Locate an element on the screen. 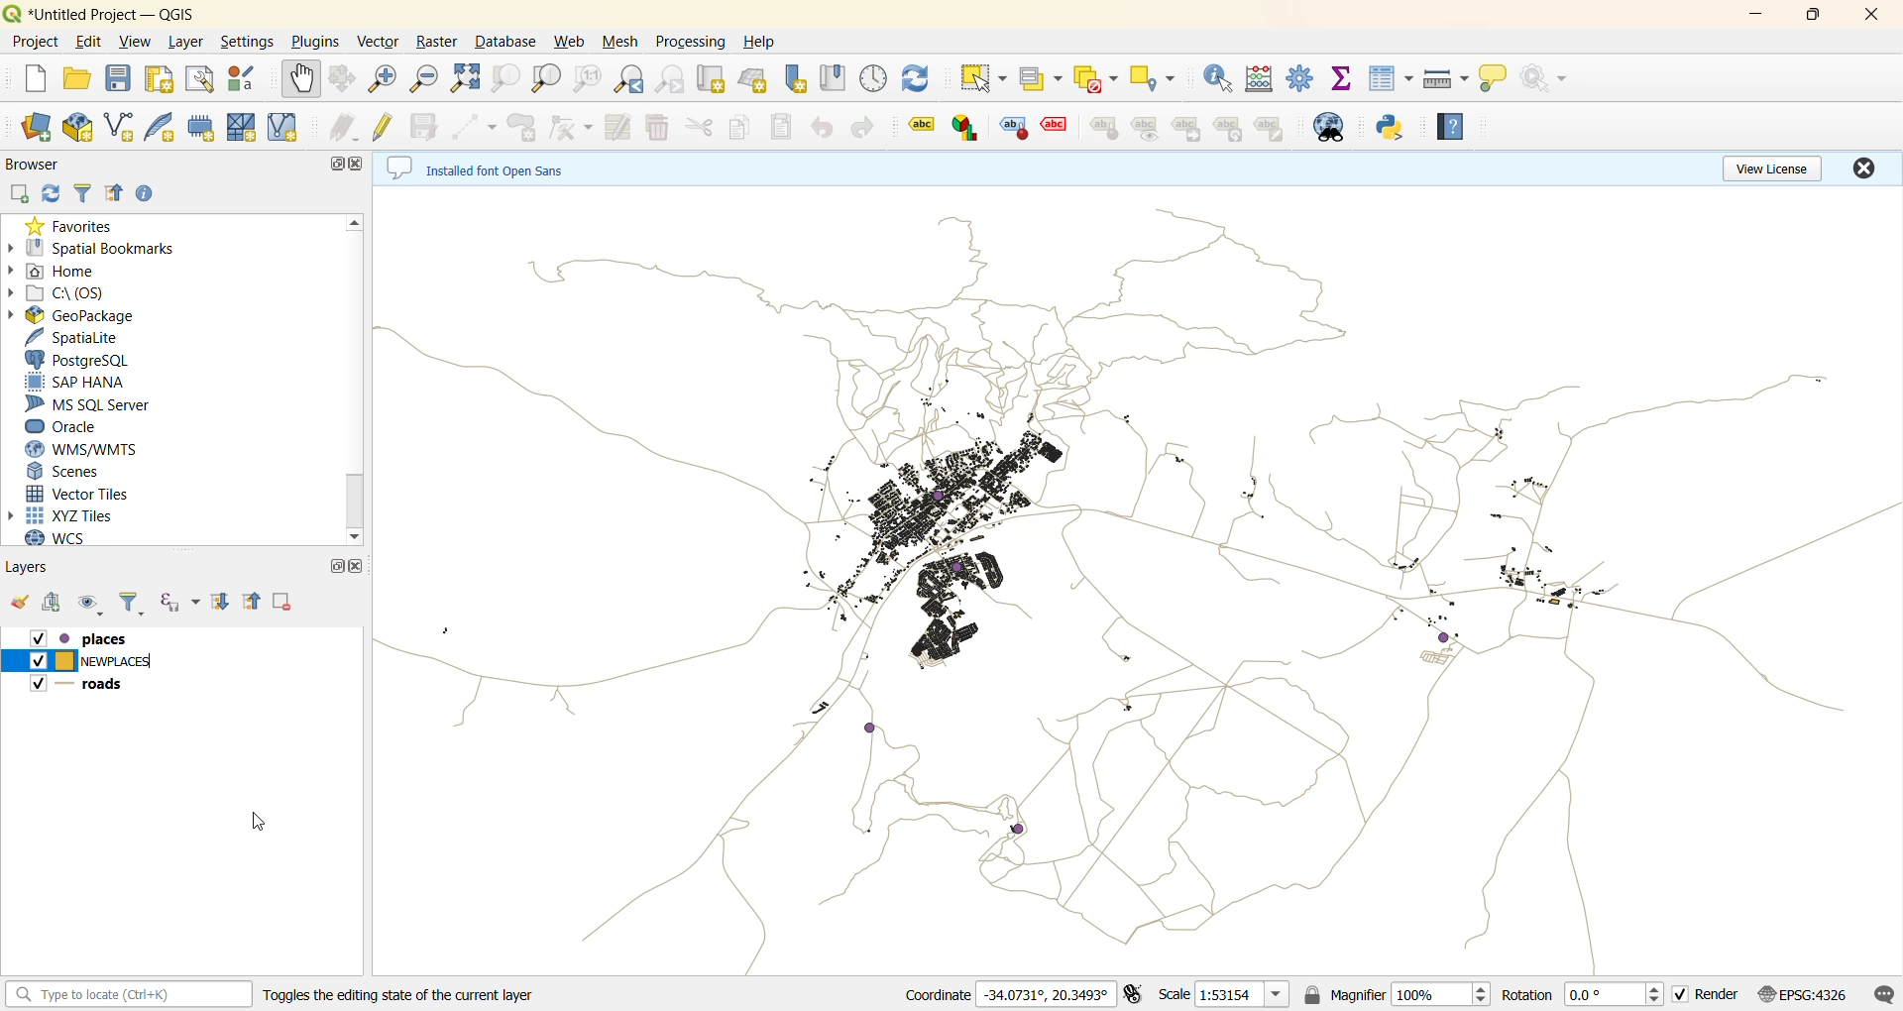  no action is located at coordinates (1549, 80).